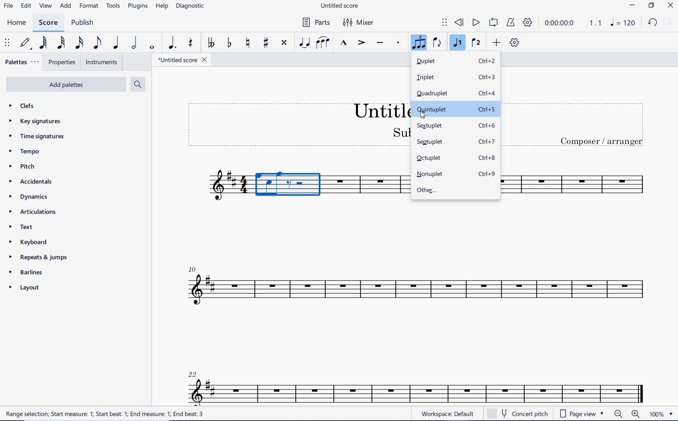 The image size is (678, 421). What do you see at coordinates (65, 6) in the screenshot?
I see `ADD` at bounding box center [65, 6].